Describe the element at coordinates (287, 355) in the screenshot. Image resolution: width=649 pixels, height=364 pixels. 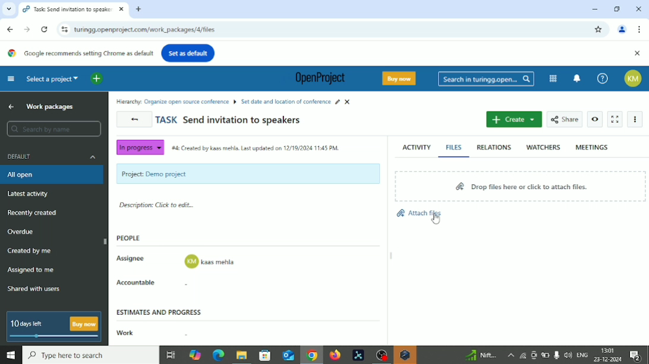
I see `Outlook` at that location.